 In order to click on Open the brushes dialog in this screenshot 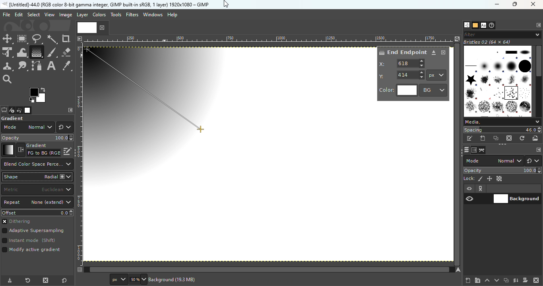, I will do `click(467, 25)`.